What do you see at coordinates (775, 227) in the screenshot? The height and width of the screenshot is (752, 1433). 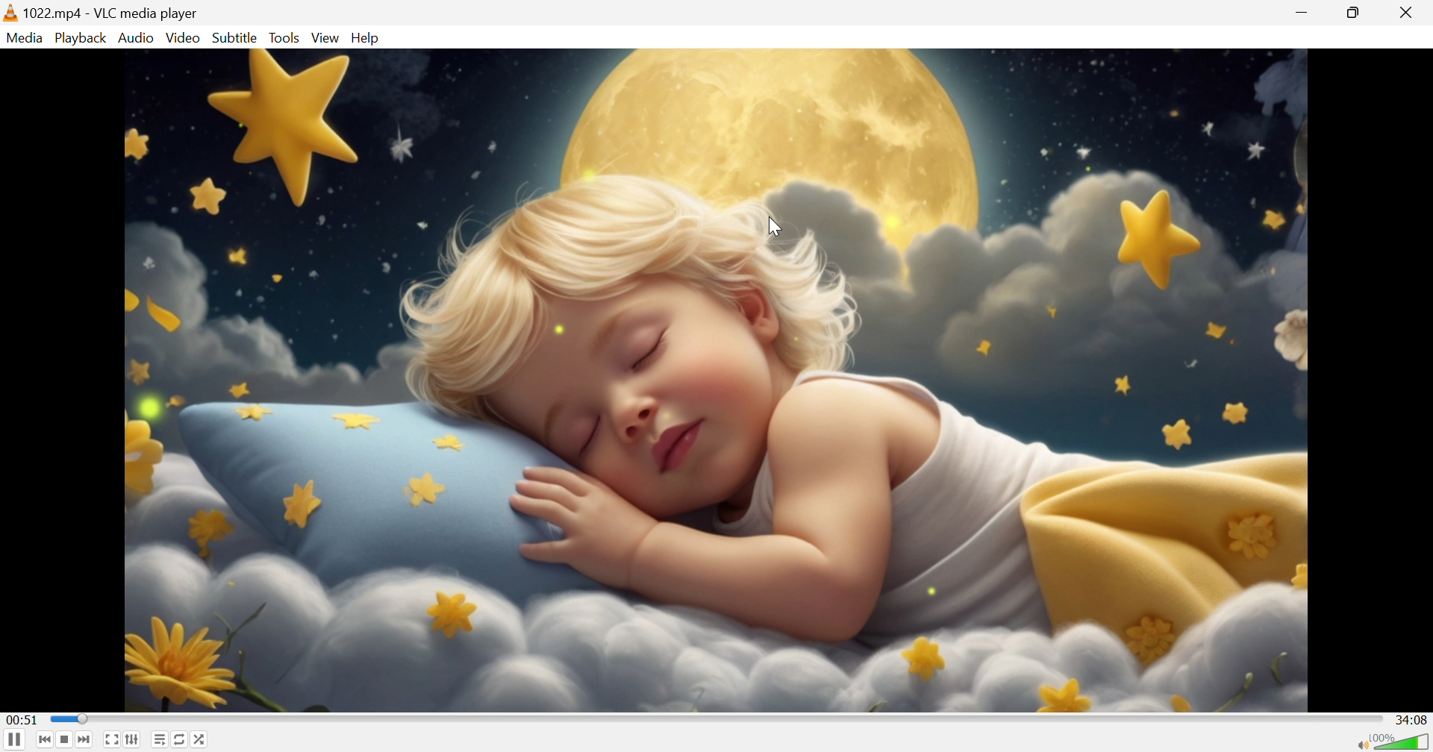 I see `Cursor` at bounding box center [775, 227].